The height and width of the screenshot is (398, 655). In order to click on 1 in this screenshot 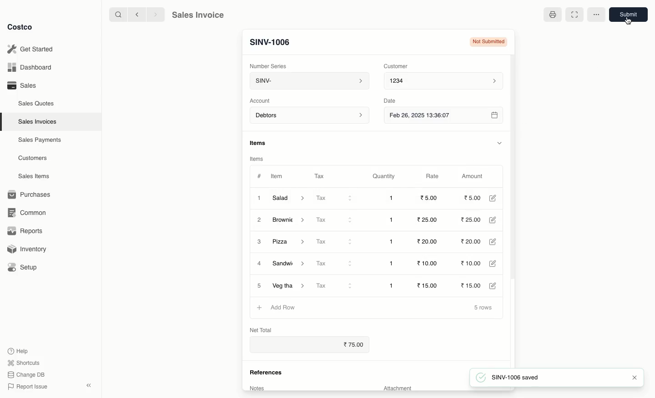, I will do `click(391, 198)`.